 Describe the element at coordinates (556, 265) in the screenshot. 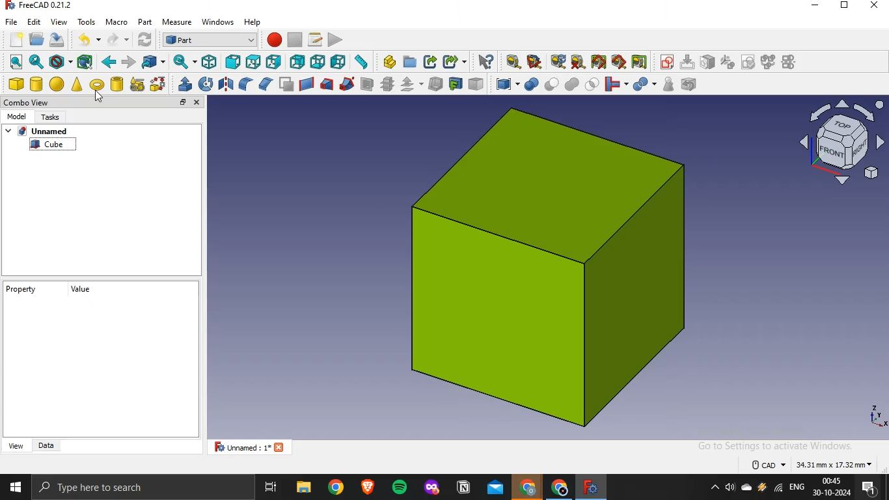

I see `image` at that location.